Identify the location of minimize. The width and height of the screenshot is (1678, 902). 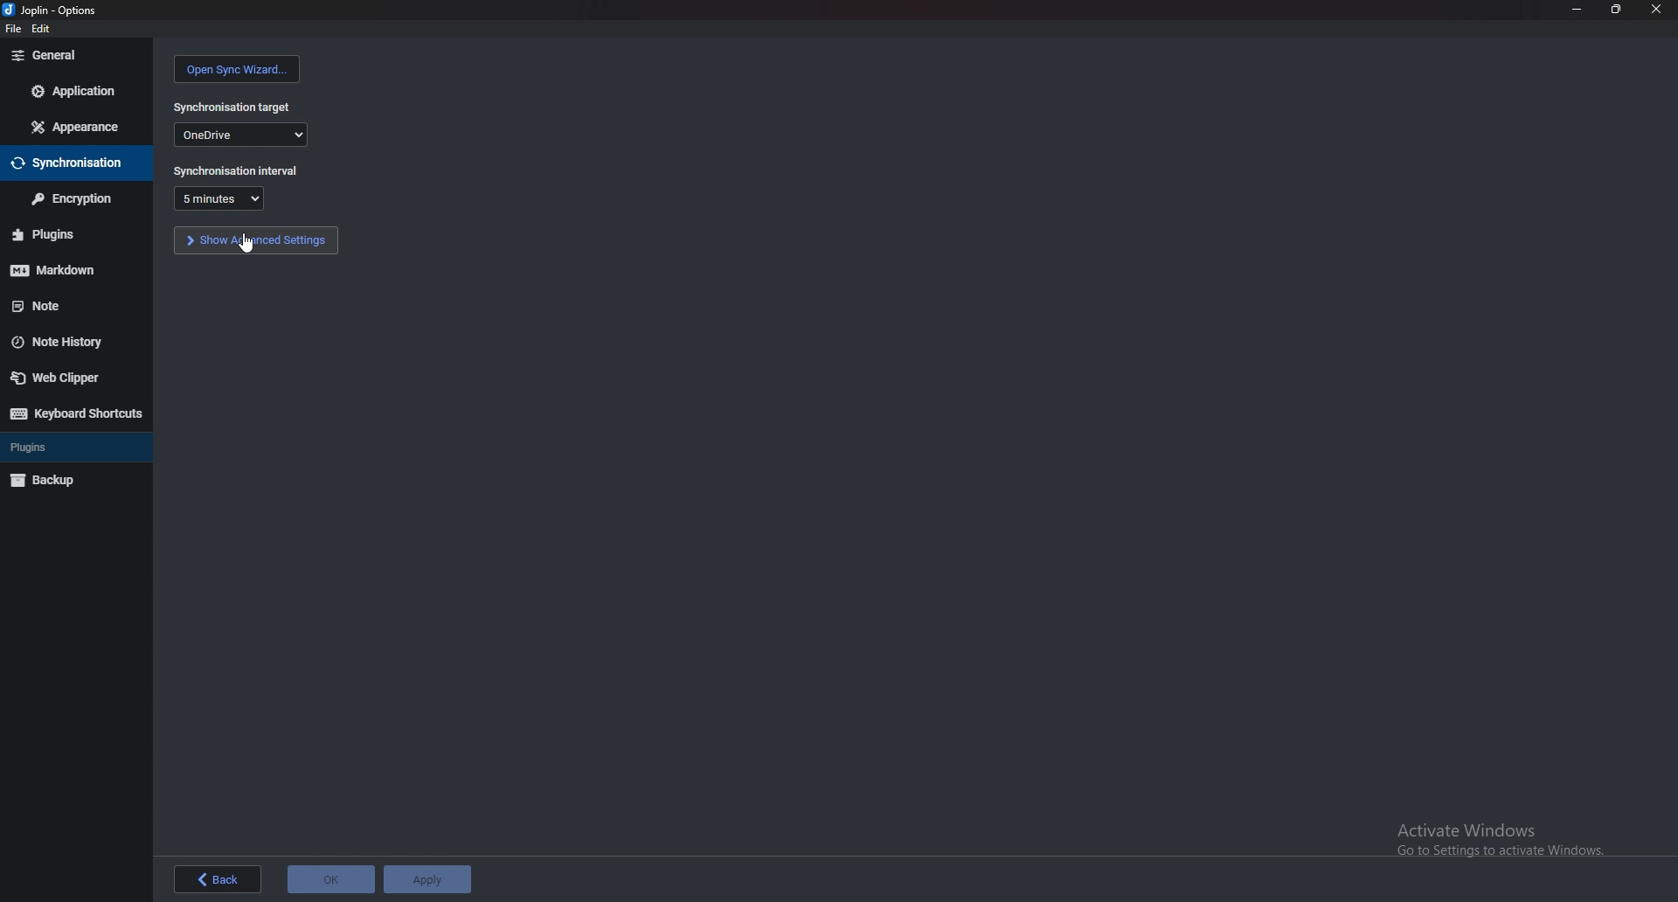
(1577, 10).